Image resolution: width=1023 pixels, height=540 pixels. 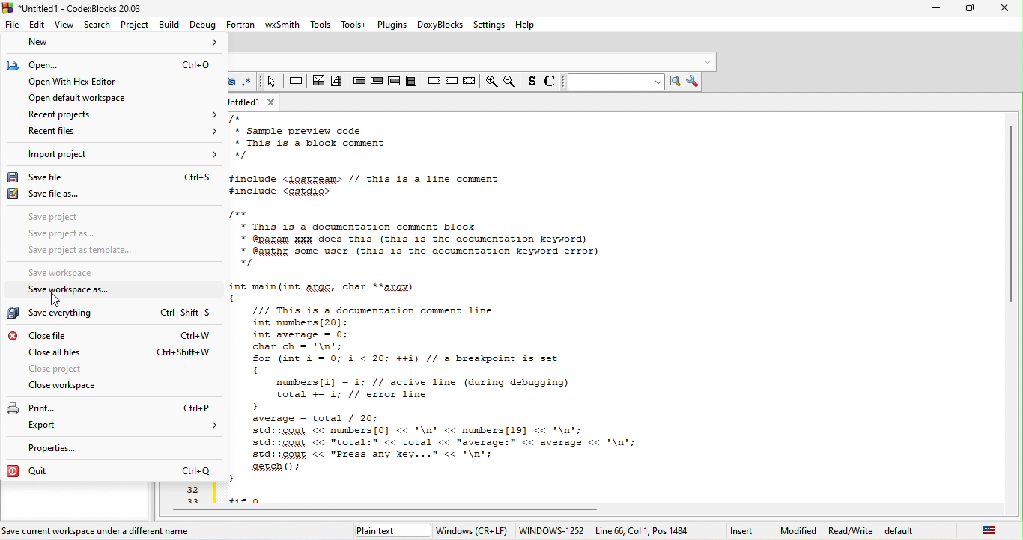 I want to click on help, so click(x=526, y=25).